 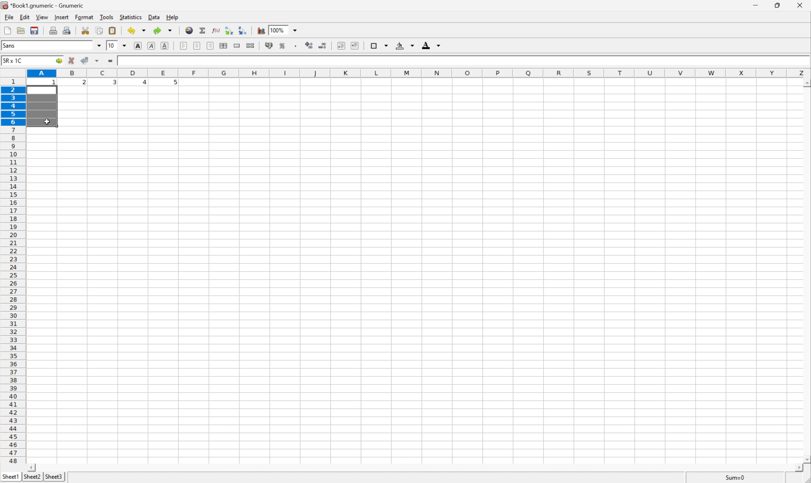 What do you see at coordinates (53, 30) in the screenshot?
I see `print` at bounding box center [53, 30].